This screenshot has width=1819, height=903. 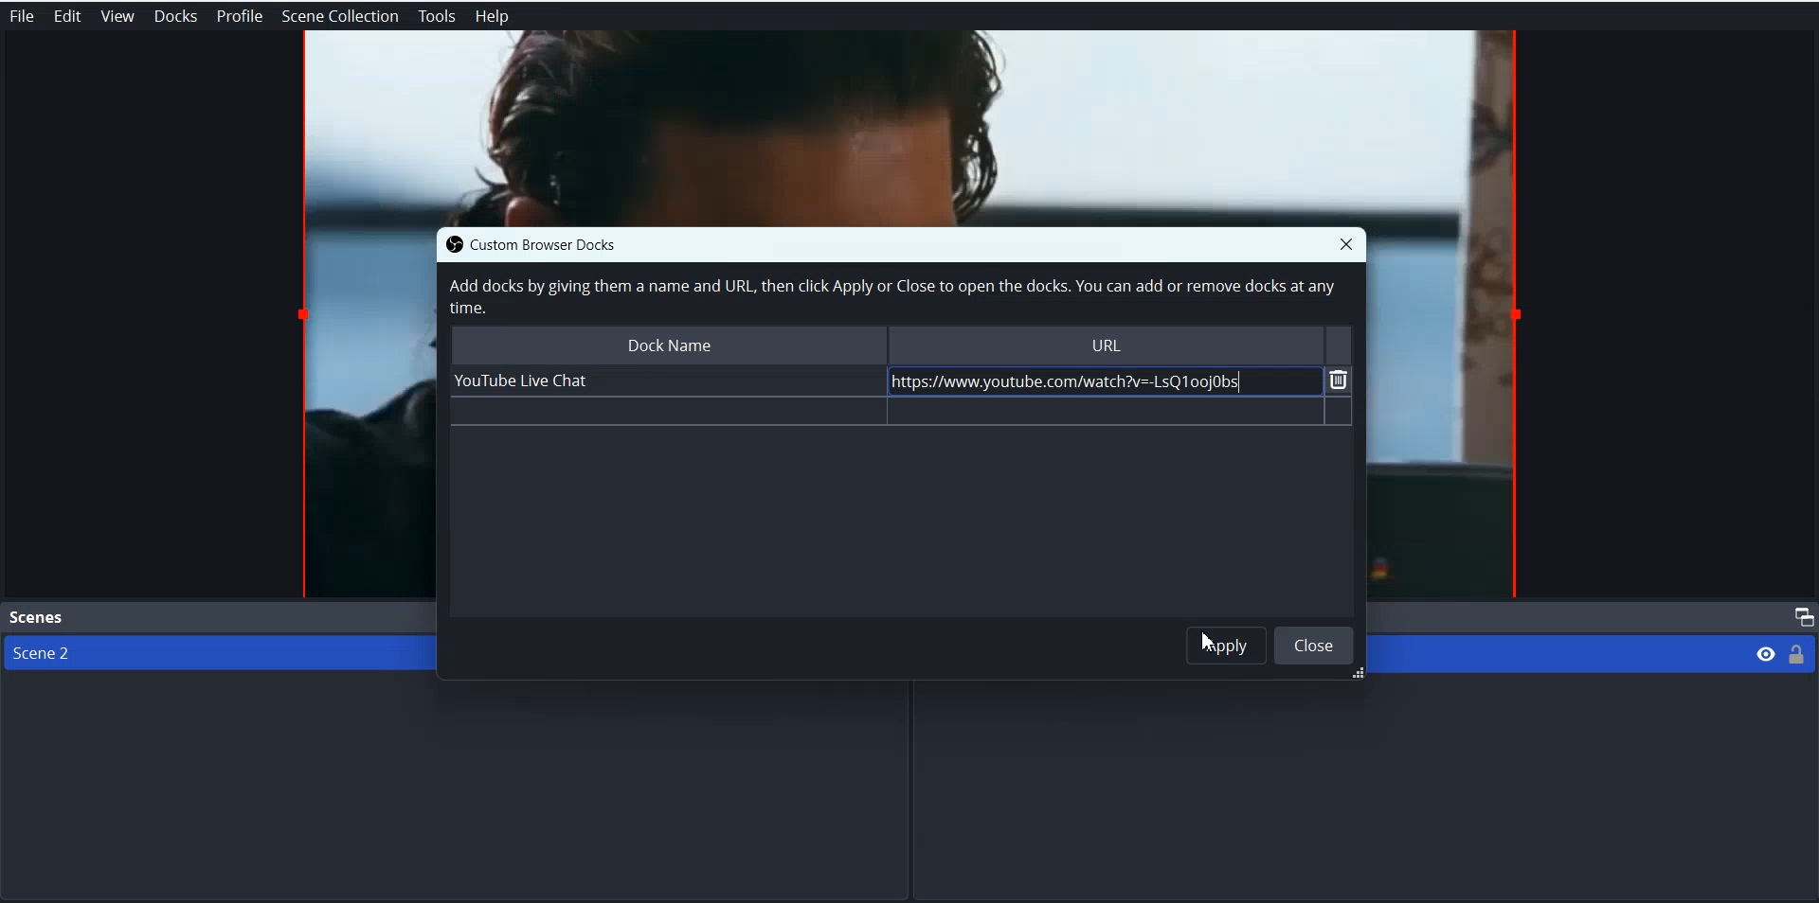 I want to click on Maximize, so click(x=1800, y=616).